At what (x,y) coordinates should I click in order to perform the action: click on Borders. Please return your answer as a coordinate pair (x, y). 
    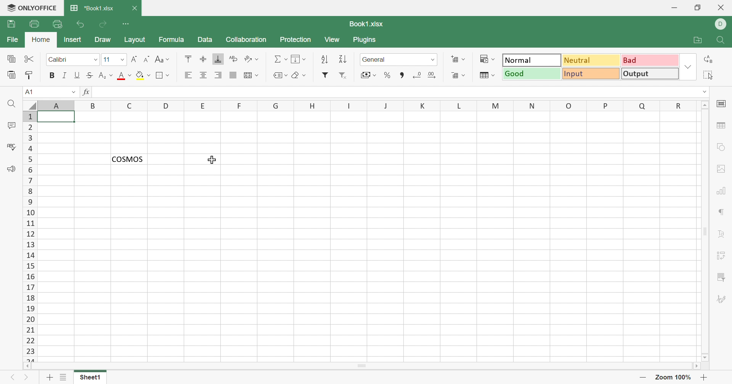
    Looking at the image, I should click on (164, 76).